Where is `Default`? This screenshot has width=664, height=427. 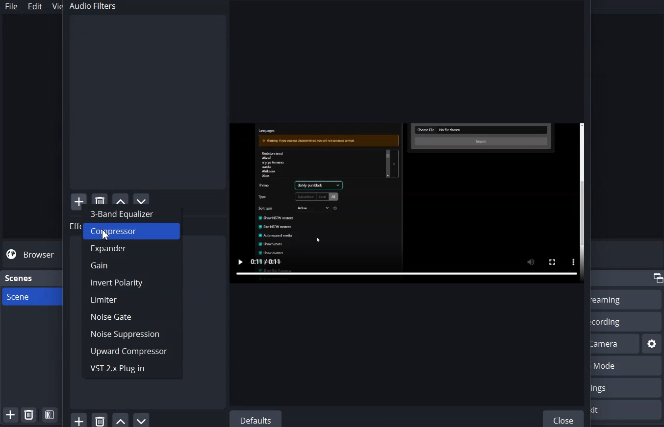 Default is located at coordinates (255, 419).